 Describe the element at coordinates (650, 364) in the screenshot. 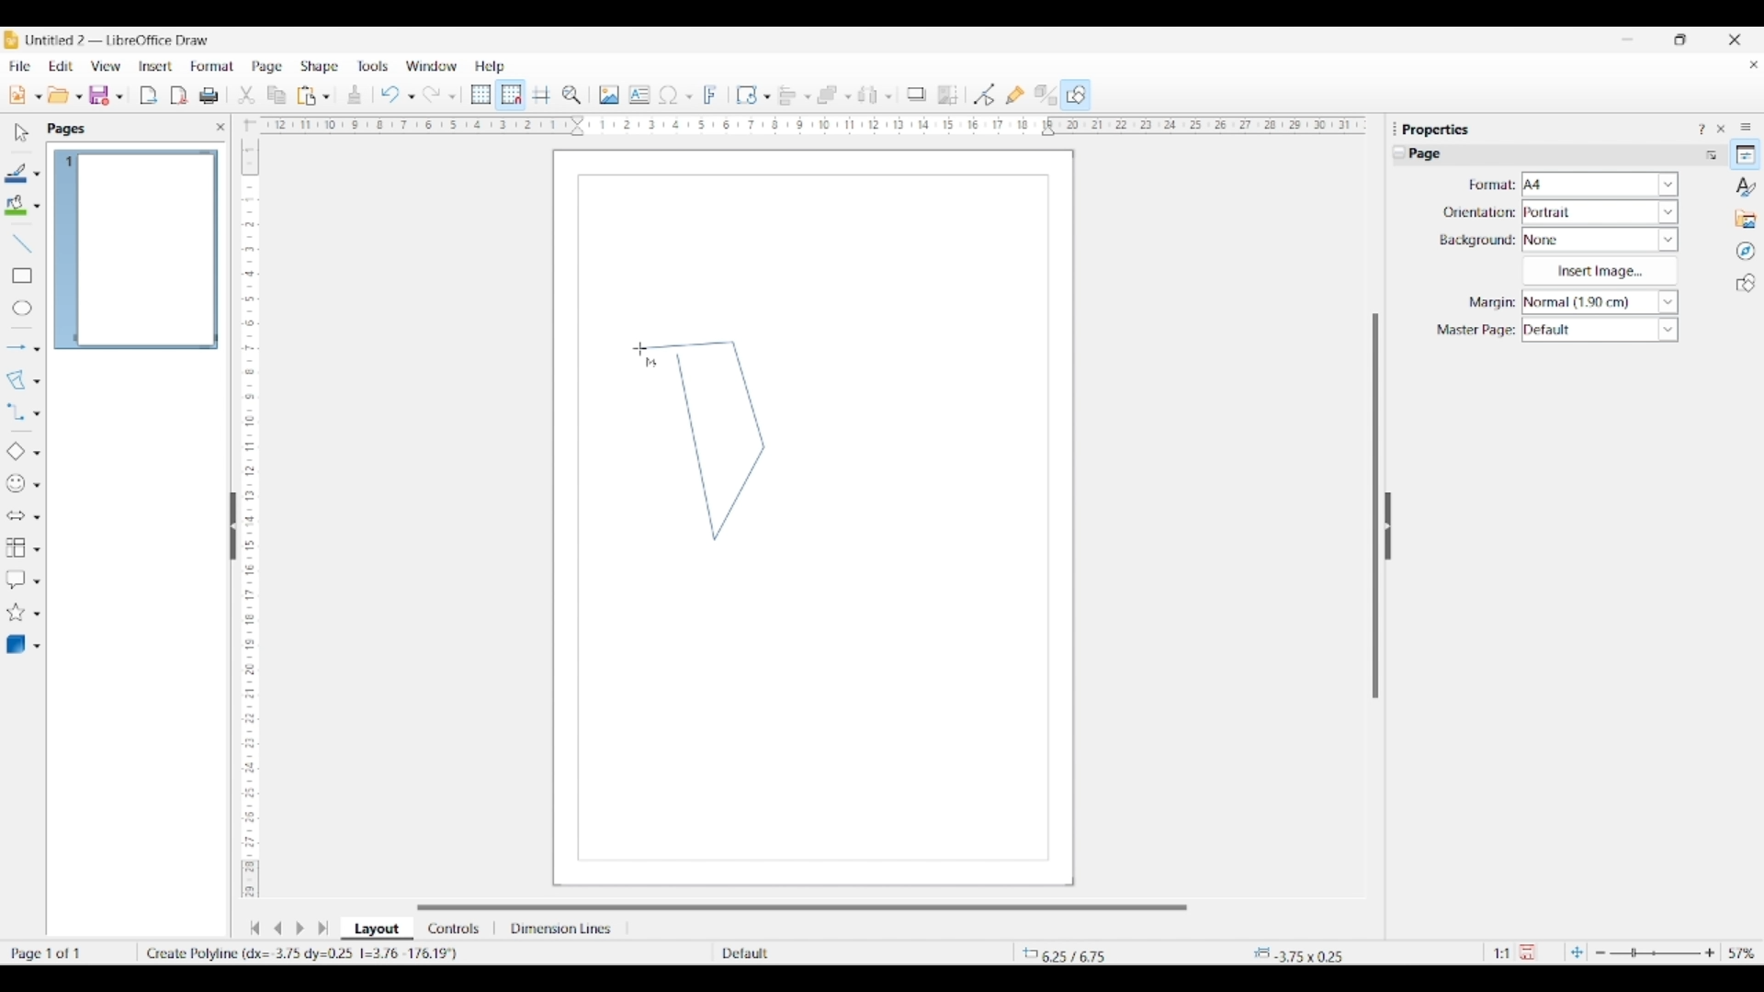

I see `Polygon symbol` at that location.